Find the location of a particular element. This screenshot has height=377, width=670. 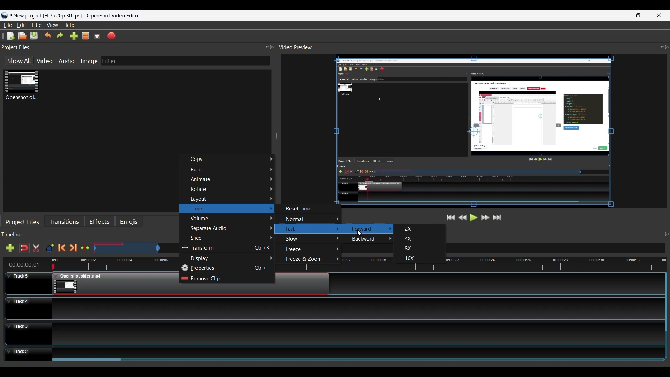

Audio is located at coordinates (66, 62).